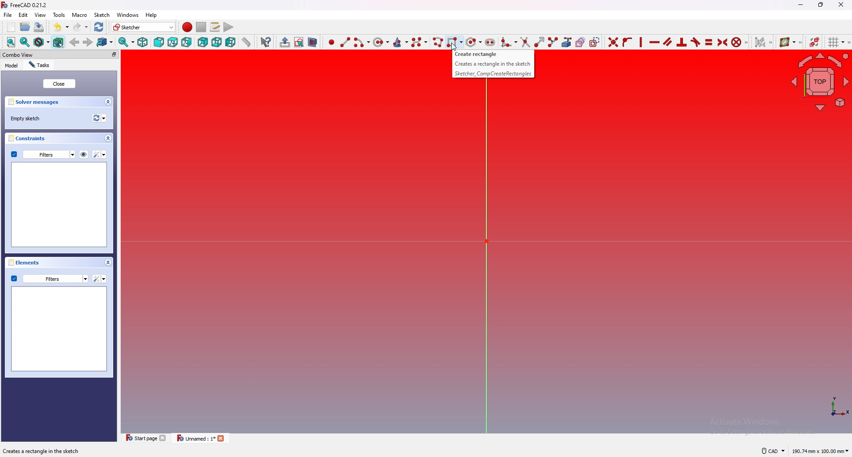 The width and height of the screenshot is (852, 457). I want to click on switch workbench, so click(144, 27).